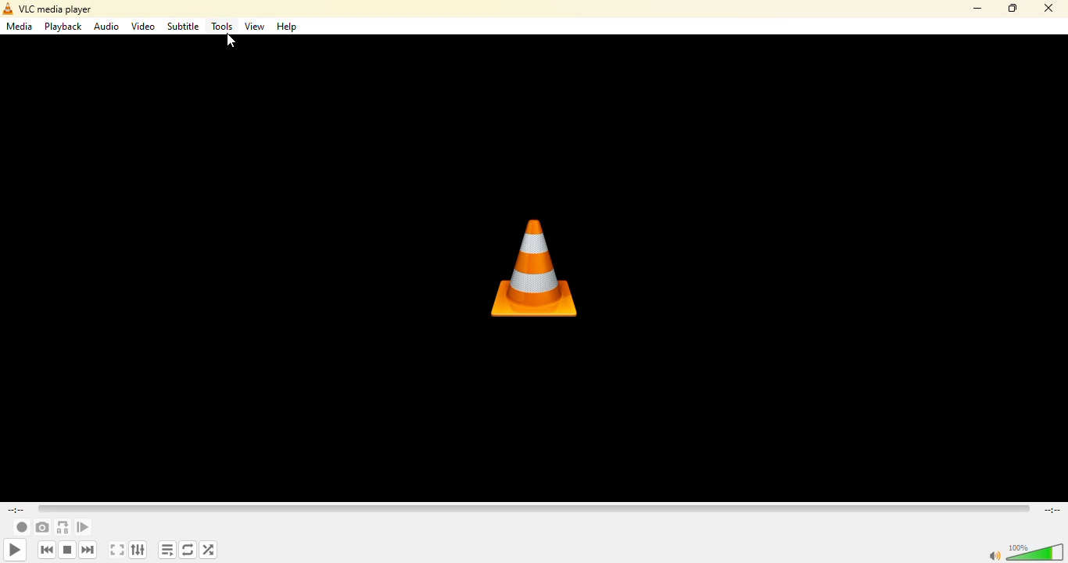 The height and width of the screenshot is (563, 1068). I want to click on help, so click(287, 28).